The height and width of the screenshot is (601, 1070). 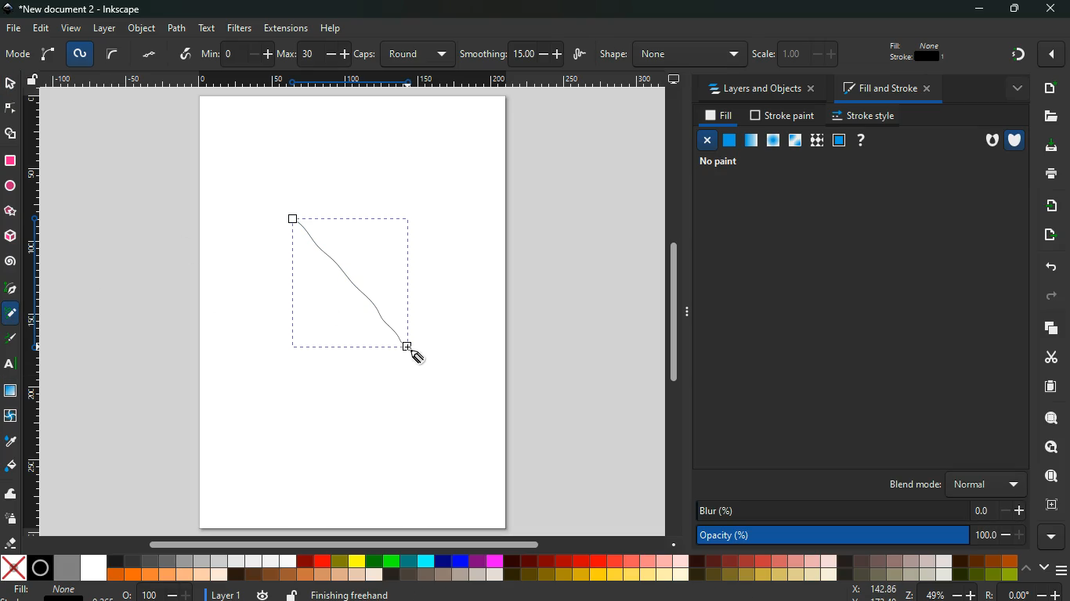 I want to click on Horizontal Page Margins, so click(x=32, y=315).